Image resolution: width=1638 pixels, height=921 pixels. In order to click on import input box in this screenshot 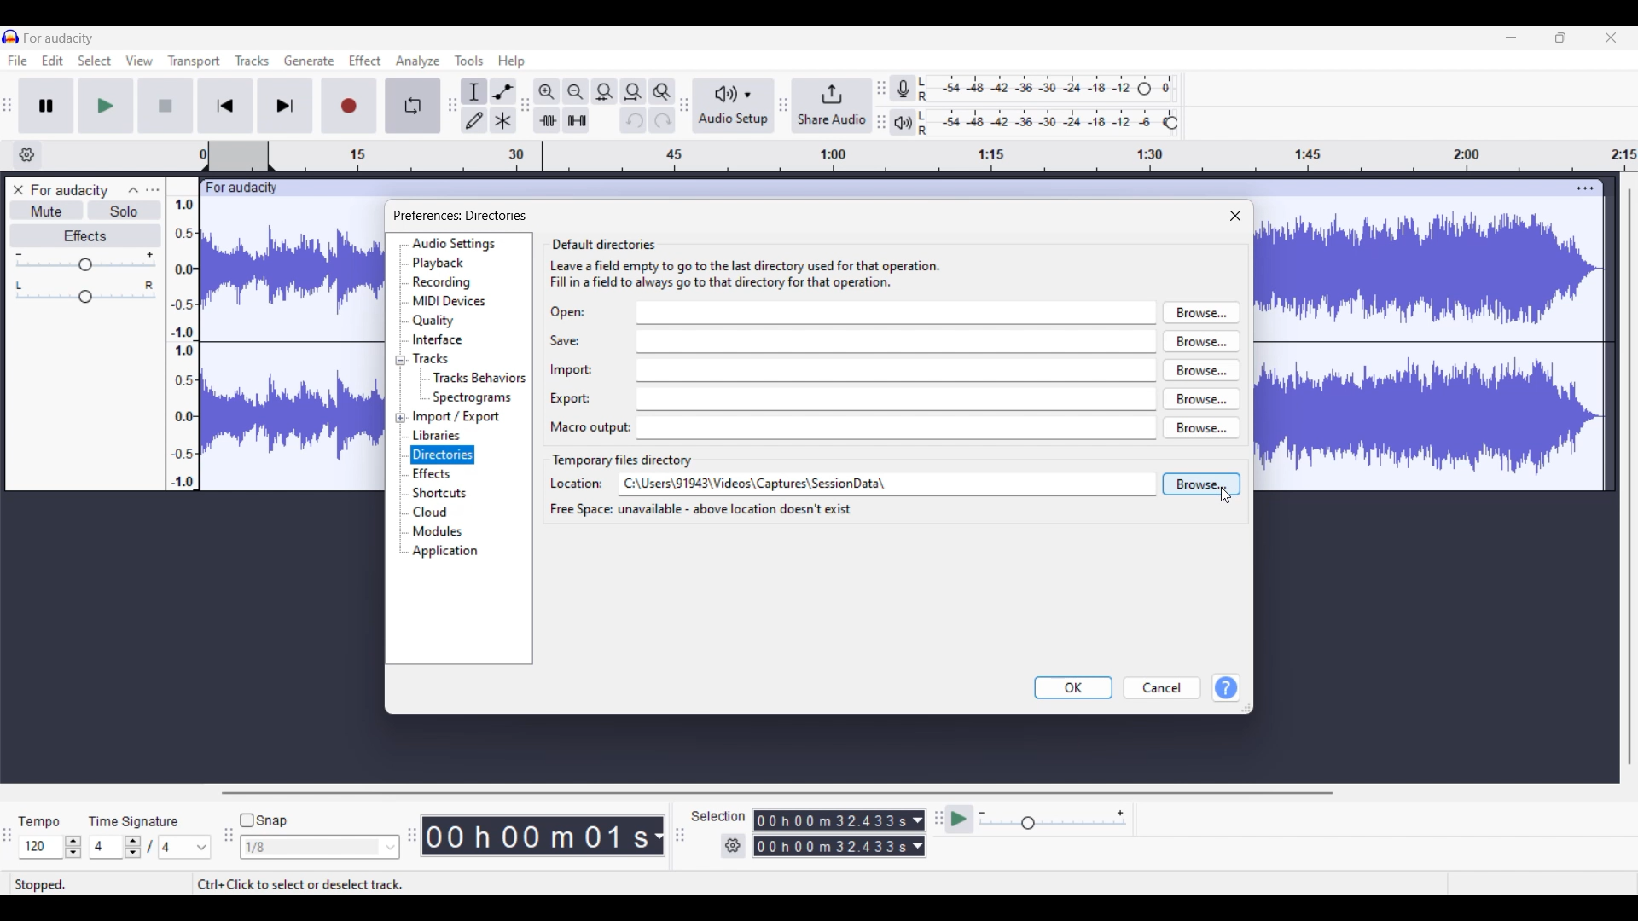, I will do `click(896, 370)`.